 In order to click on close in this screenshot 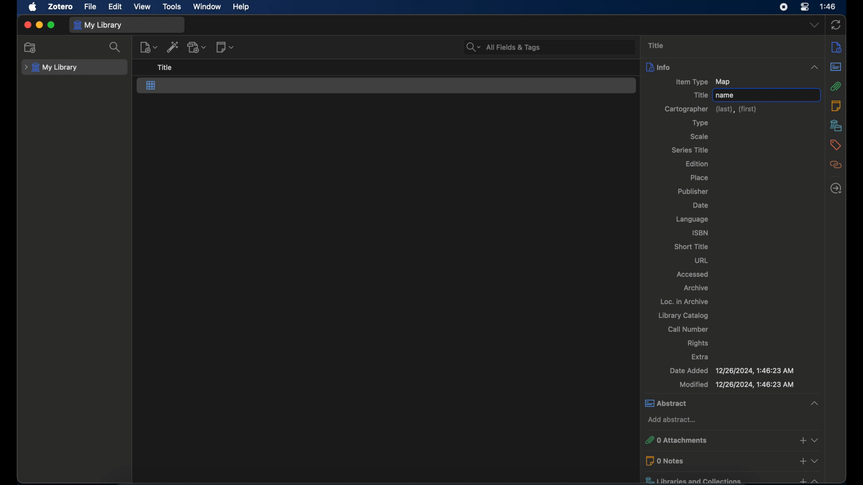, I will do `click(27, 25)`.